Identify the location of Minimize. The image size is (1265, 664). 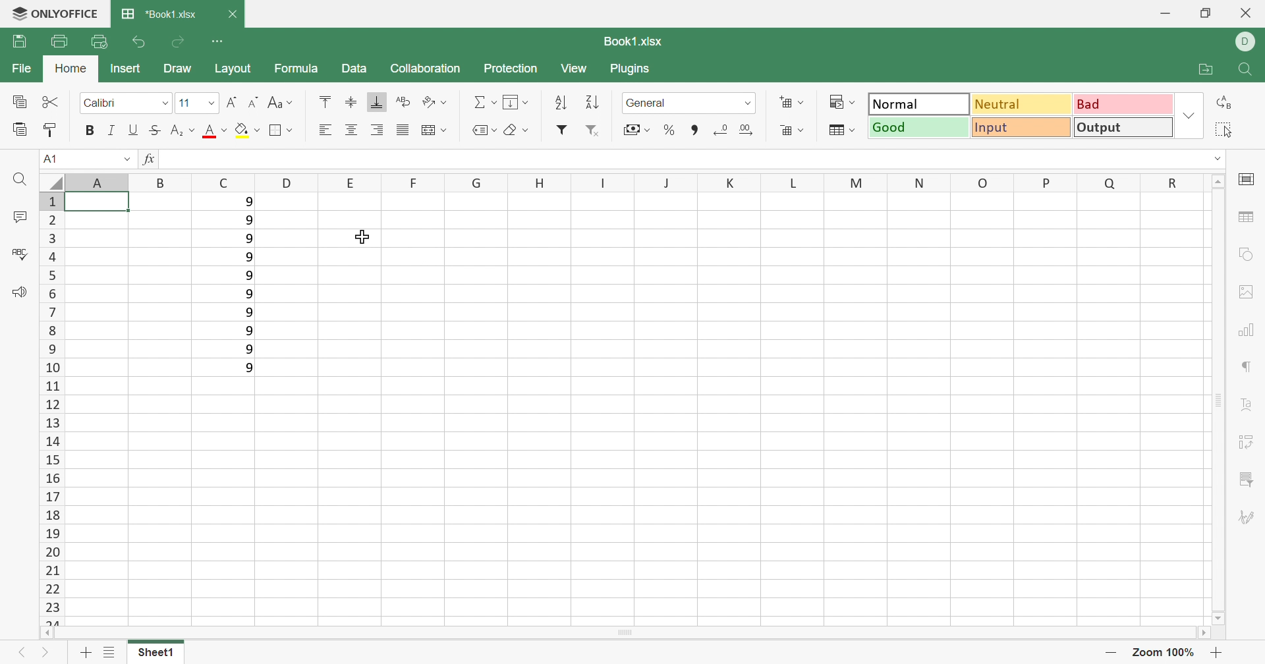
(1160, 11).